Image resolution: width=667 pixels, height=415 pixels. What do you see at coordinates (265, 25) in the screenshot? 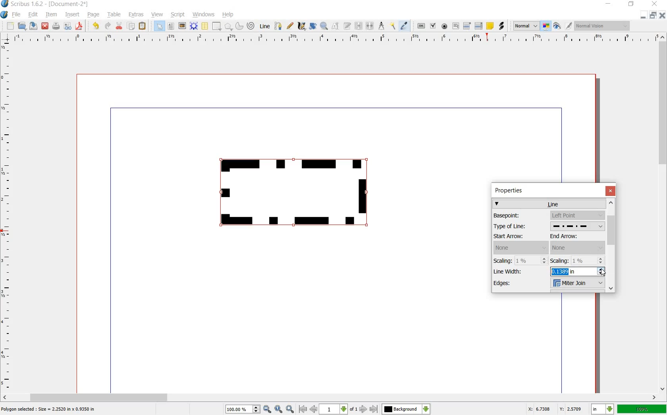
I see `LINE` at bounding box center [265, 25].